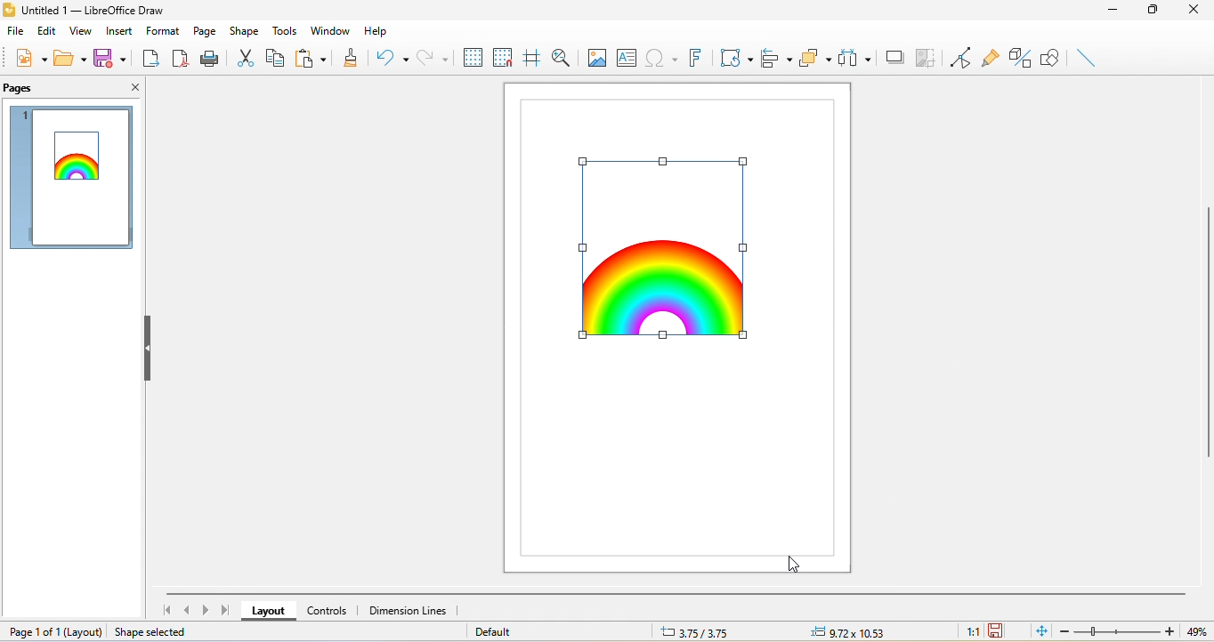 This screenshot has height=642, width=1214. What do you see at coordinates (54, 632) in the screenshot?
I see `page 1 of 1` at bounding box center [54, 632].